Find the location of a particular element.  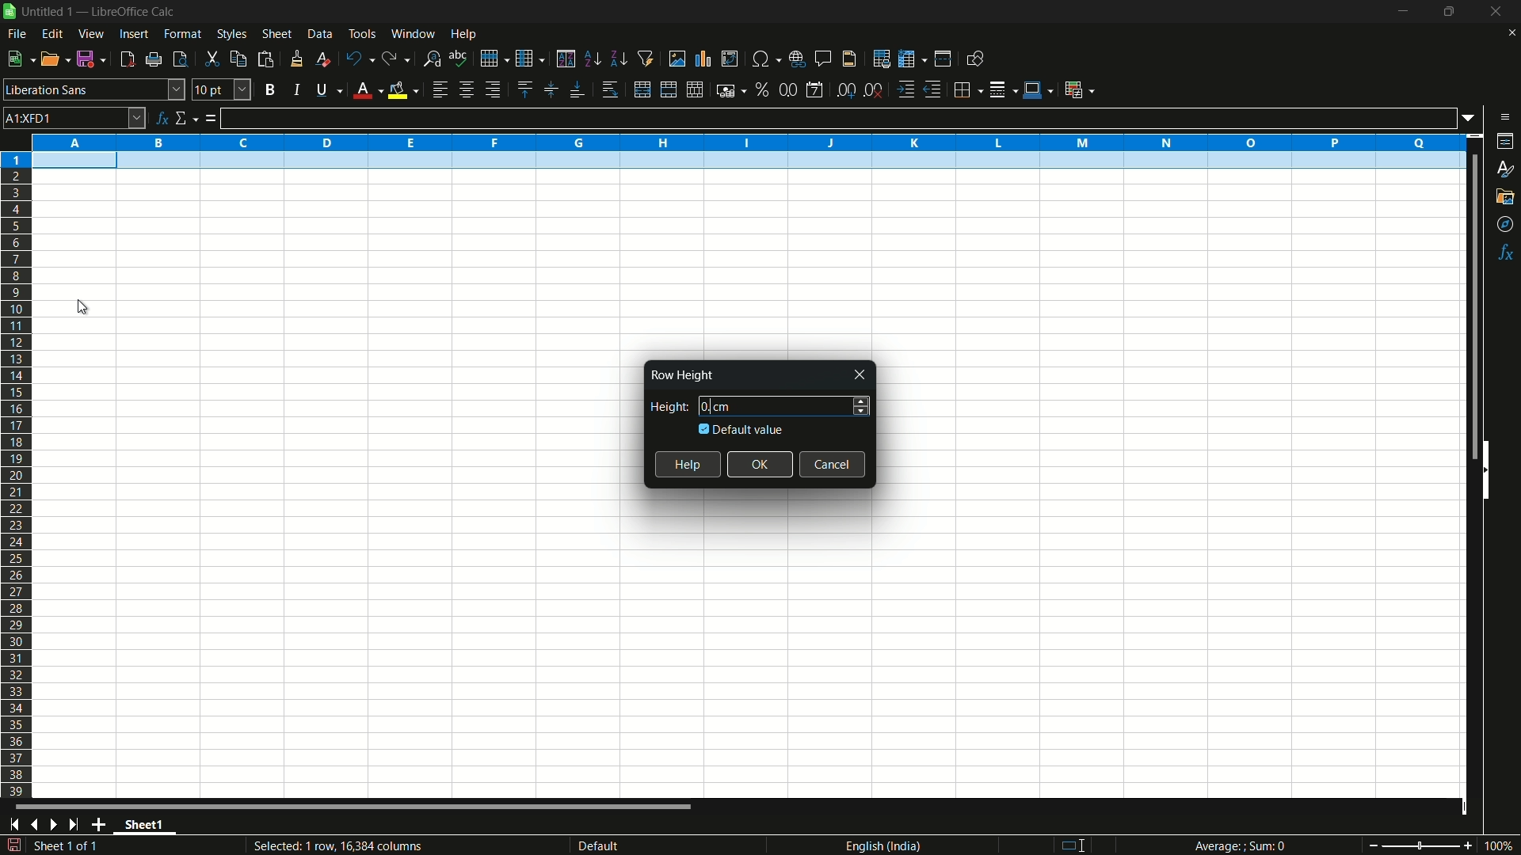

row is located at coordinates (494, 57).